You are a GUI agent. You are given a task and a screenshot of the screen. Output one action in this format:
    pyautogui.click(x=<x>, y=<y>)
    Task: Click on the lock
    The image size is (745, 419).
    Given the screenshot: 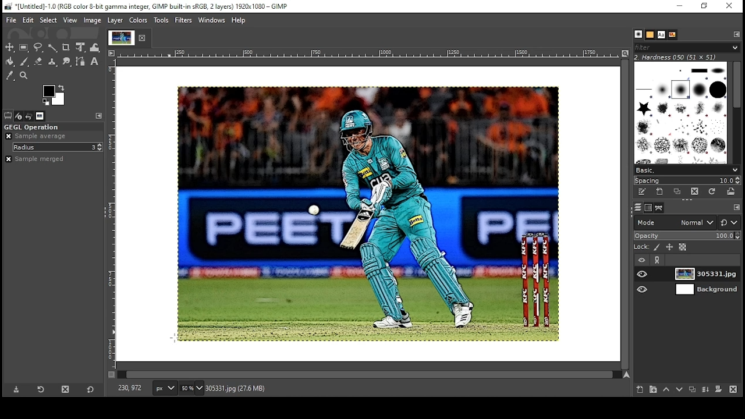 What is the action you would take?
    pyautogui.click(x=642, y=247)
    